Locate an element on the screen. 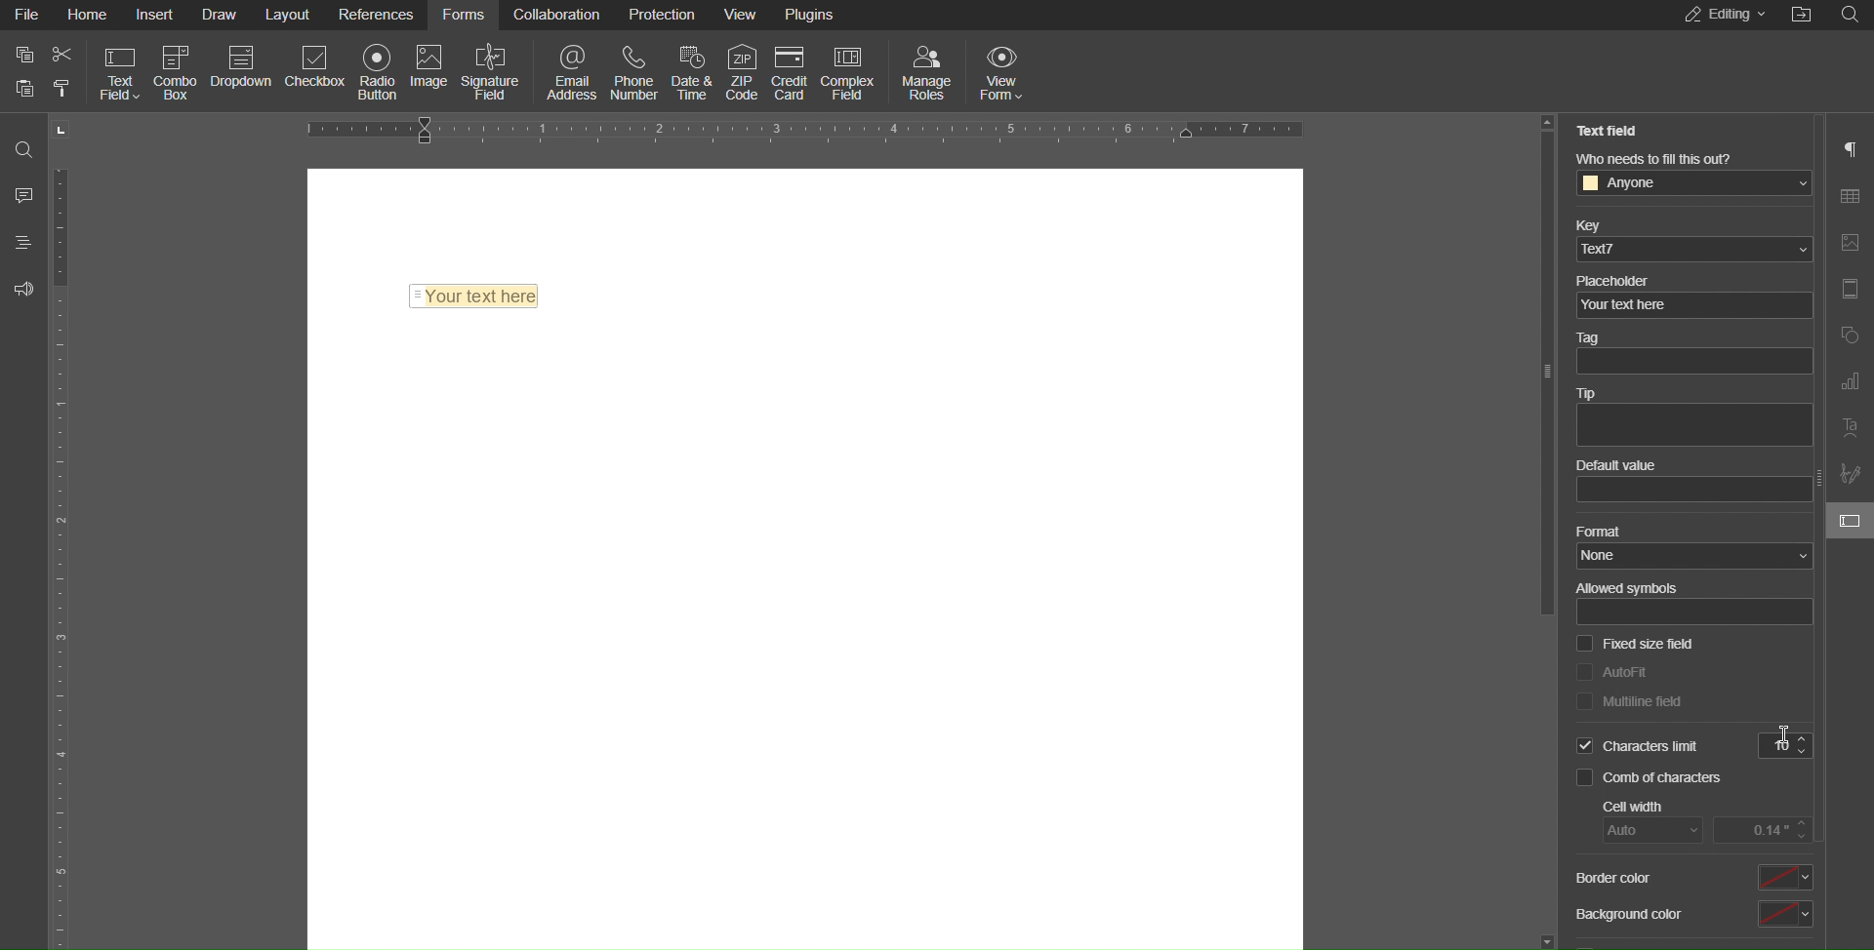  Comments is located at coordinates (21, 194).